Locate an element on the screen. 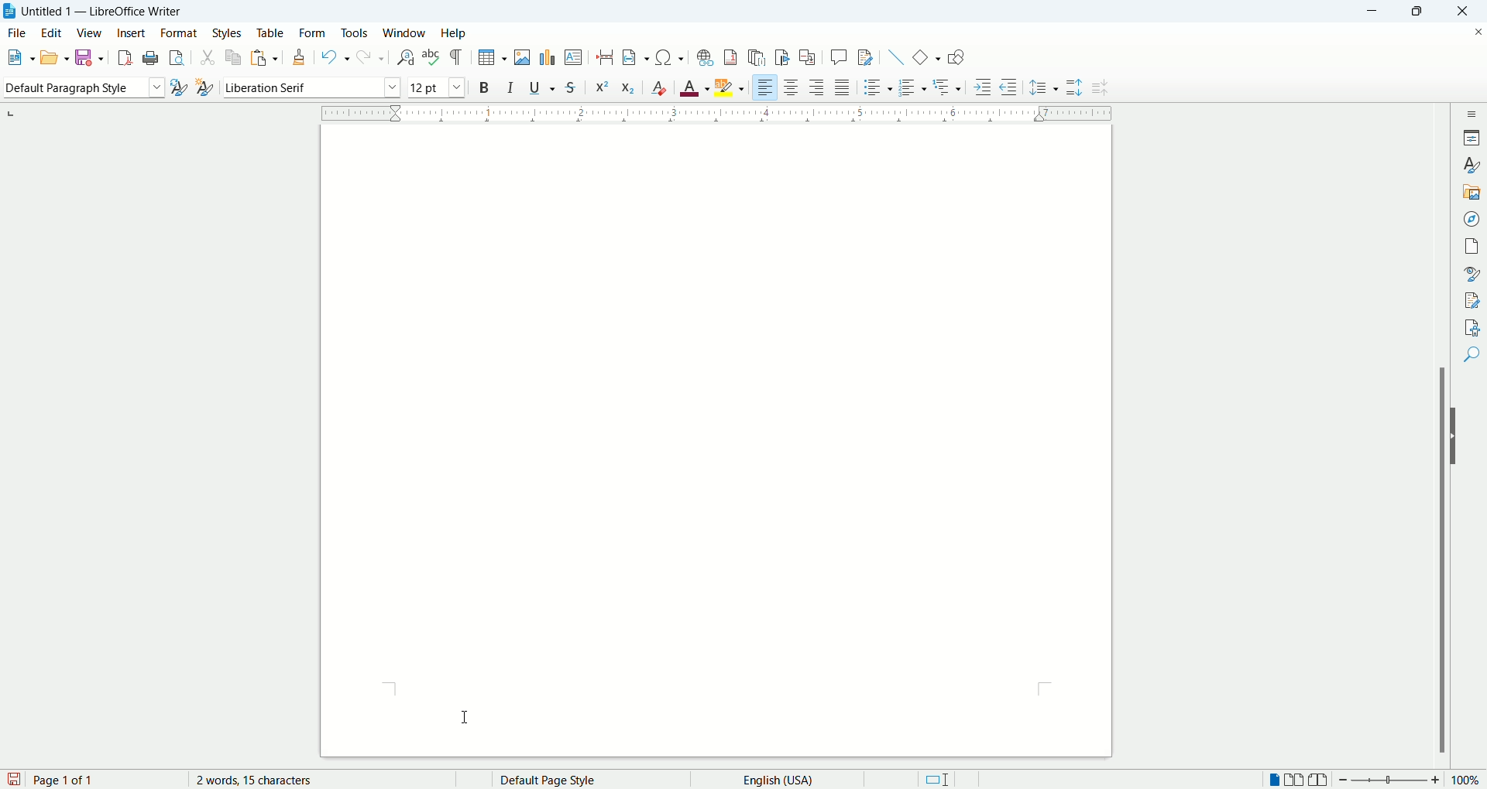 The width and height of the screenshot is (1487, 789). close is located at coordinates (1468, 11).